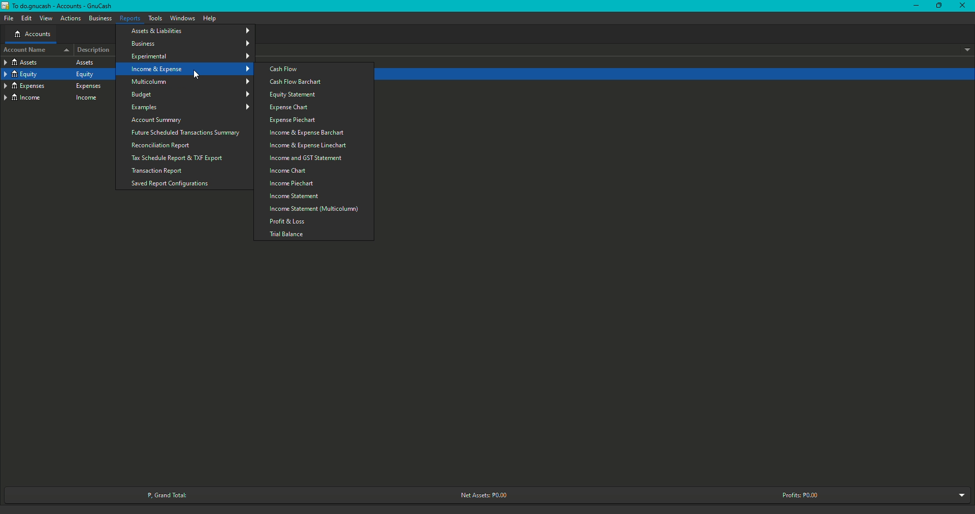 The height and width of the screenshot is (514, 975). Describe the element at coordinates (9, 18) in the screenshot. I see `File` at that location.